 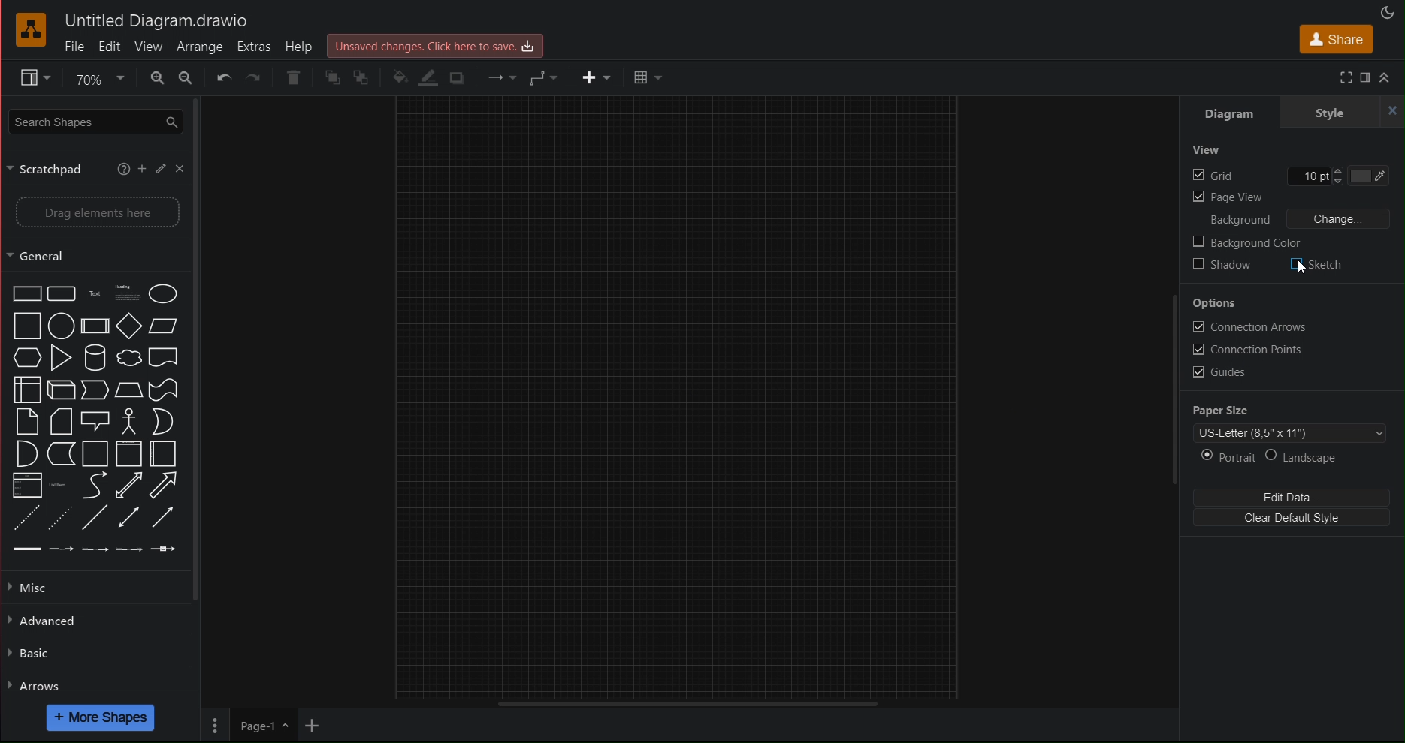 I want to click on note, so click(x=25, y=421).